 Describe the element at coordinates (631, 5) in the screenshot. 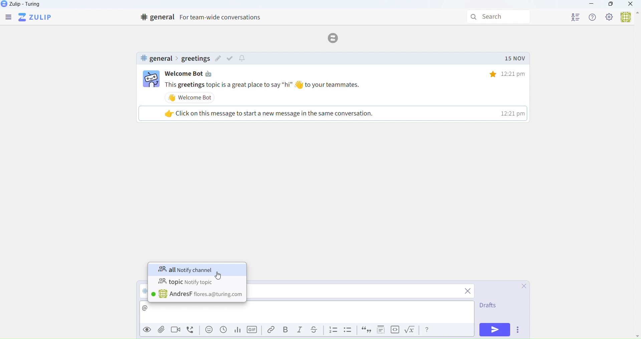

I see `Close` at that location.